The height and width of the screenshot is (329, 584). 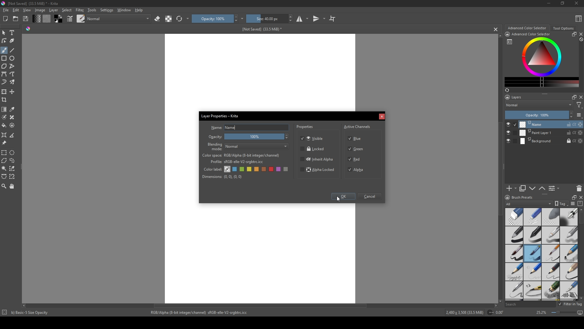 I want to click on measure, so click(x=13, y=135).